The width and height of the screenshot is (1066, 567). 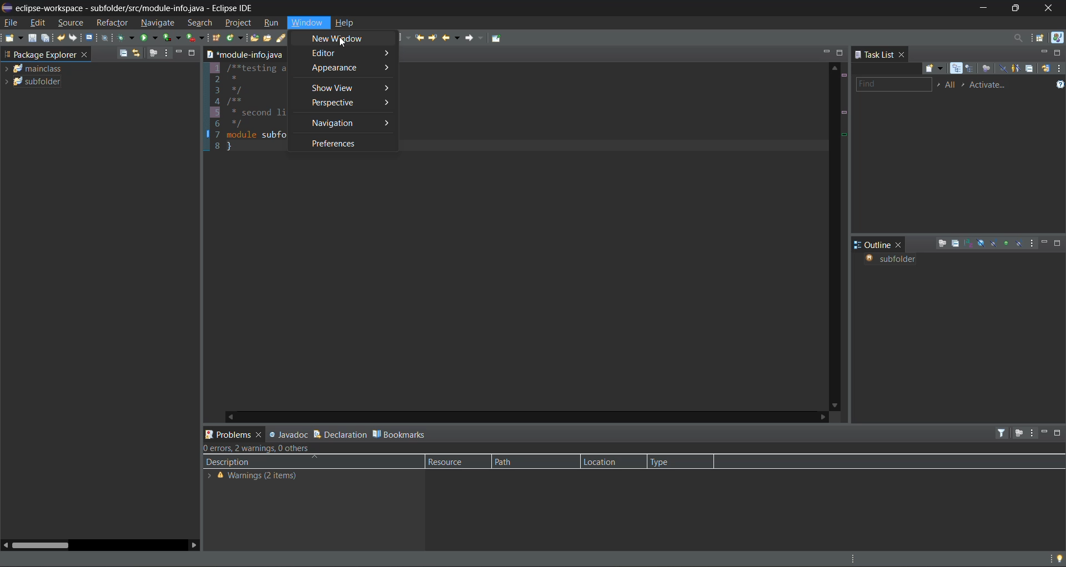 I want to click on edit task working sets, so click(x=951, y=85).